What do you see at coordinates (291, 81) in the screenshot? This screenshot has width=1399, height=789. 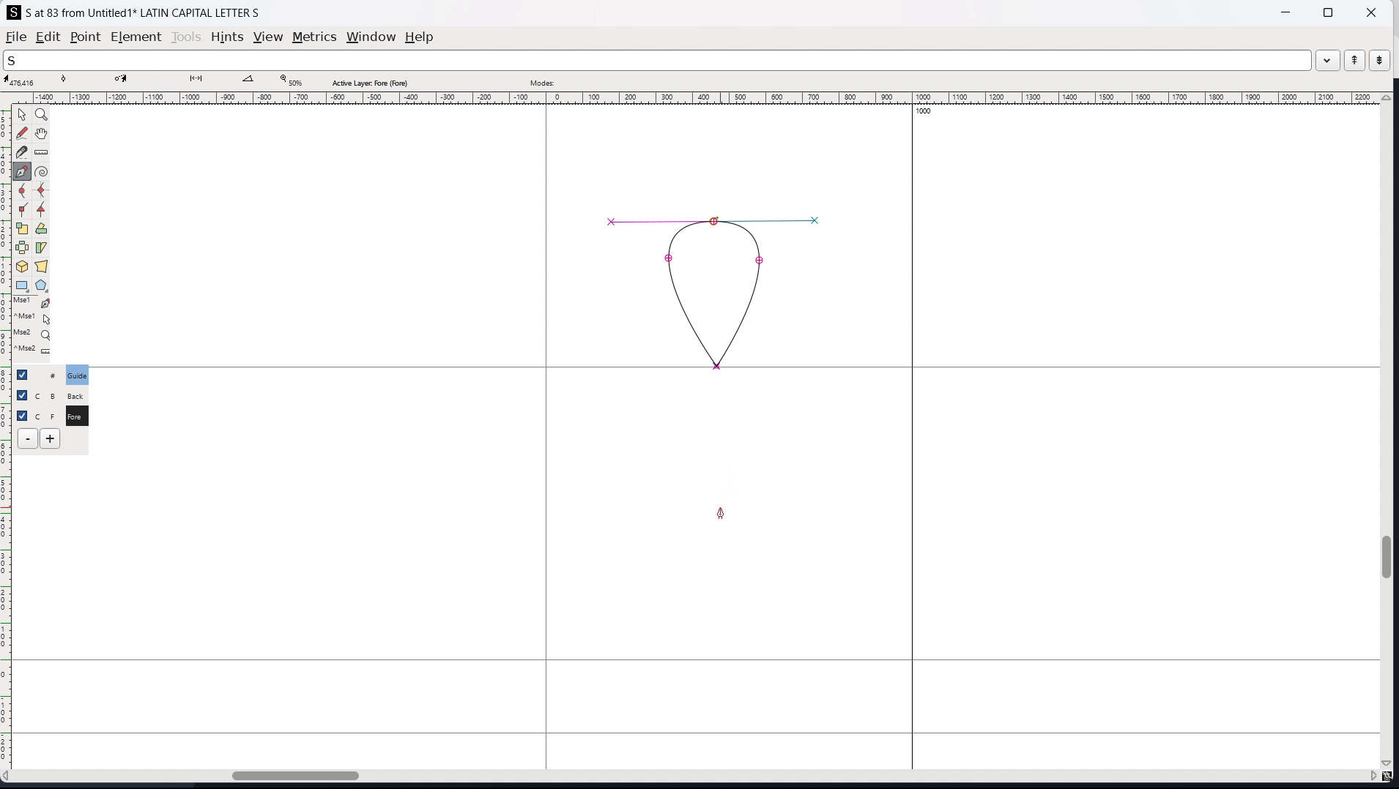 I see `zoom level` at bounding box center [291, 81].